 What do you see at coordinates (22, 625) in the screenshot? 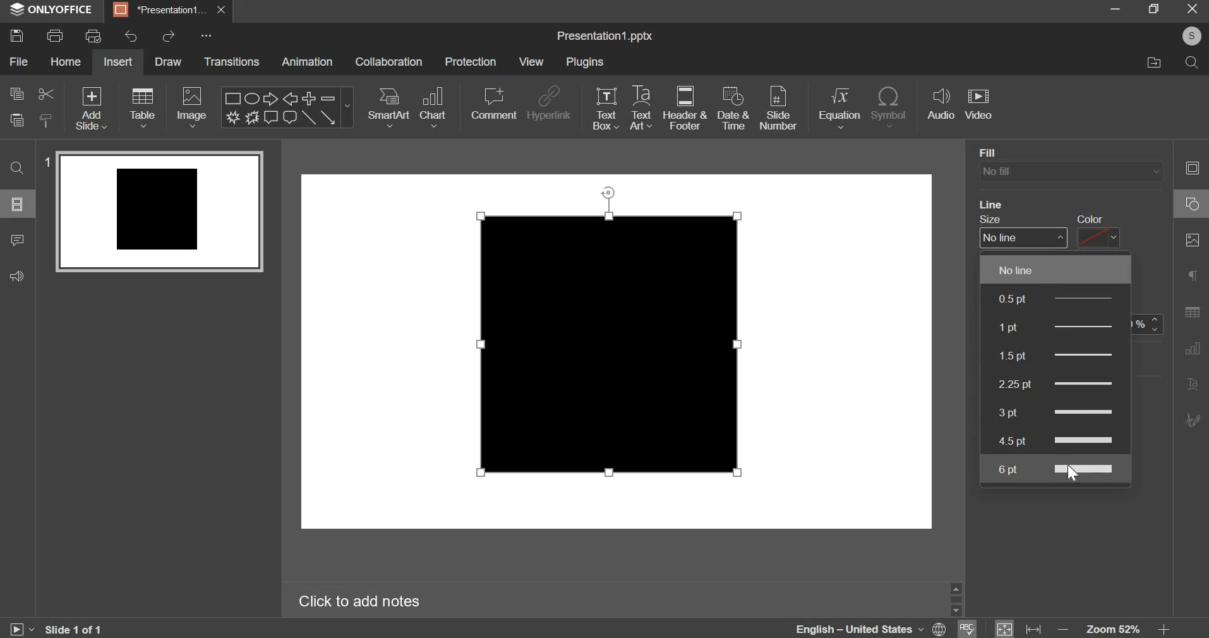
I see `Play button` at bounding box center [22, 625].